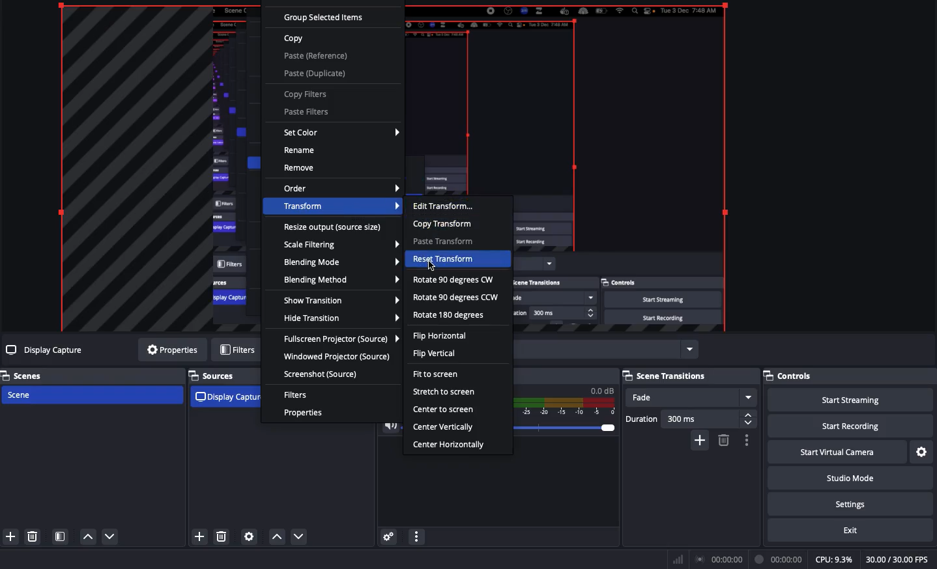 The image size is (937, 569). What do you see at coordinates (322, 374) in the screenshot?
I see `Screenshot` at bounding box center [322, 374].